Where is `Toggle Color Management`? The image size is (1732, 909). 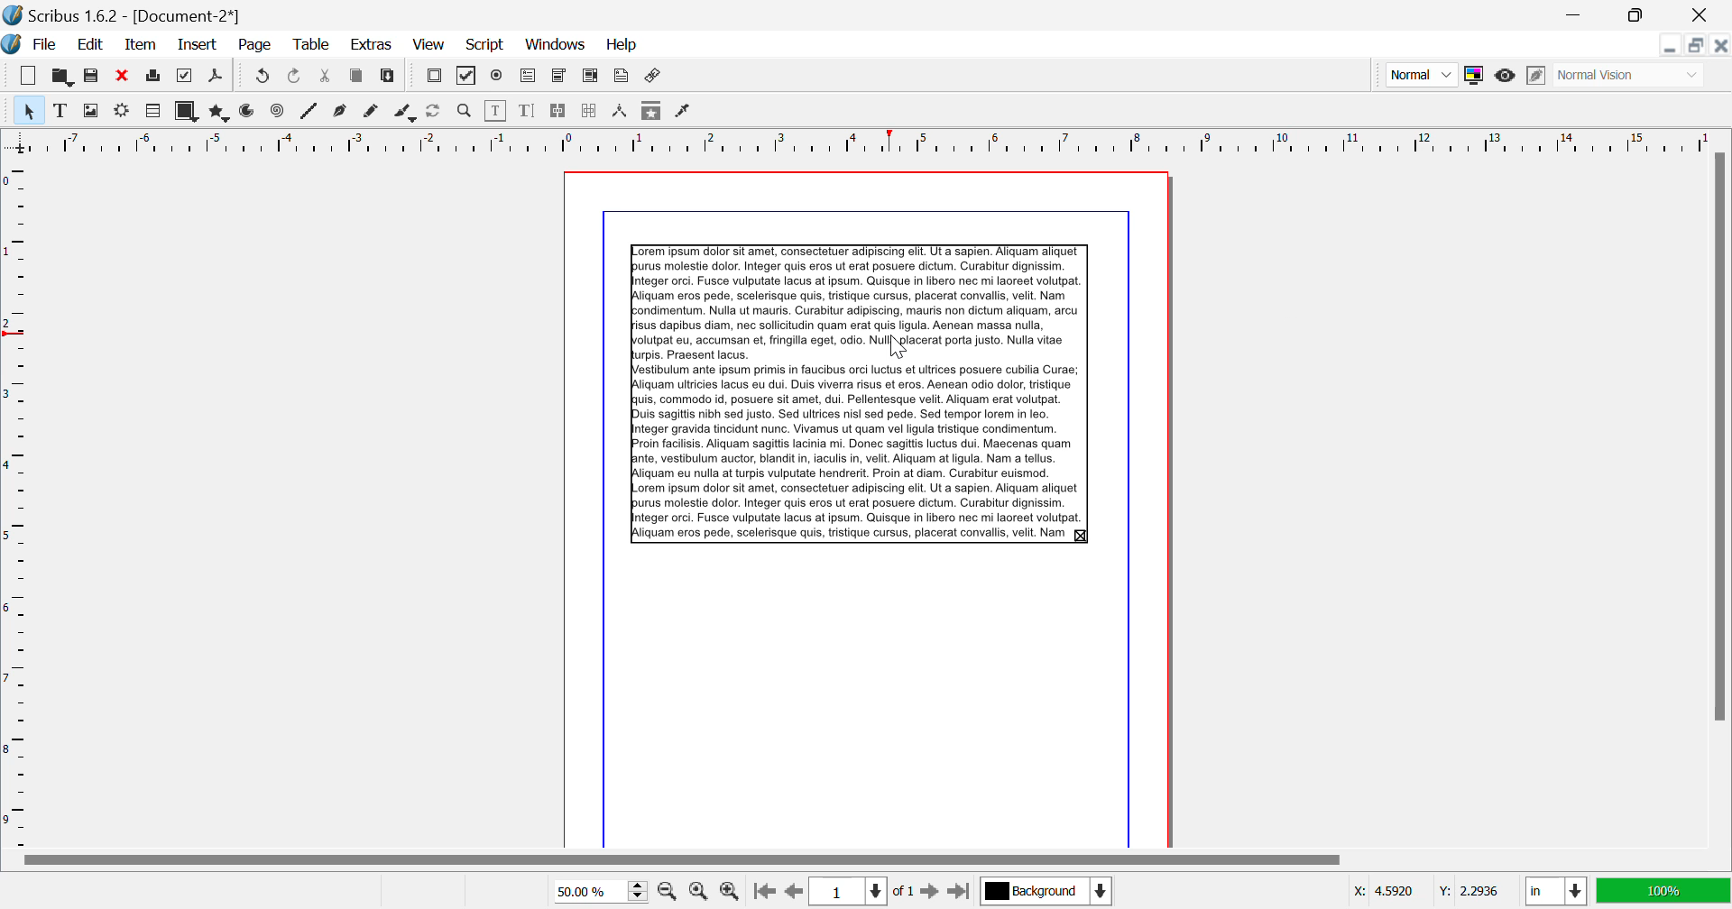 Toggle Color Management is located at coordinates (1473, 75).